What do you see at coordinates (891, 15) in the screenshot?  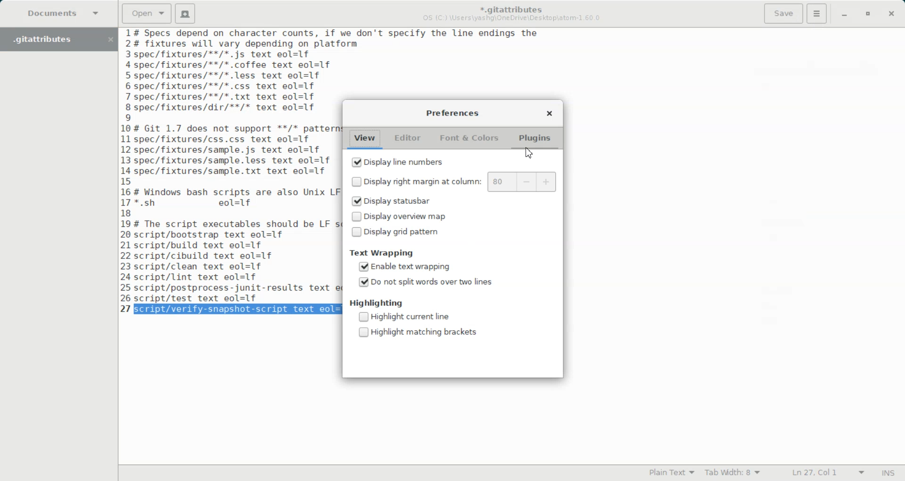 I see `Close` at bounding box center [891, 15].